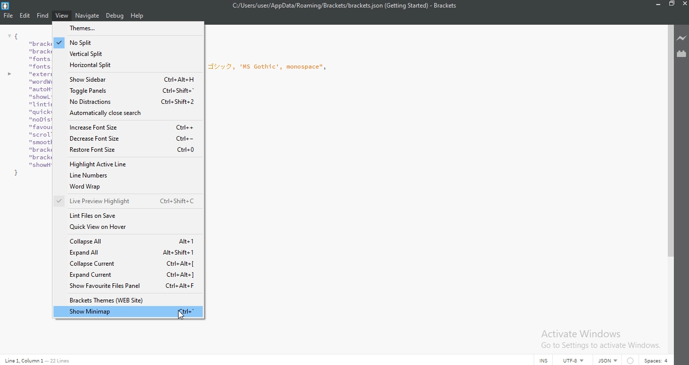 The height and width of the screenshot is (365, 689). What do you see at coordinates (87, 16) in the screenshot?
I see `Navigate` at bounding box center [87, 16].